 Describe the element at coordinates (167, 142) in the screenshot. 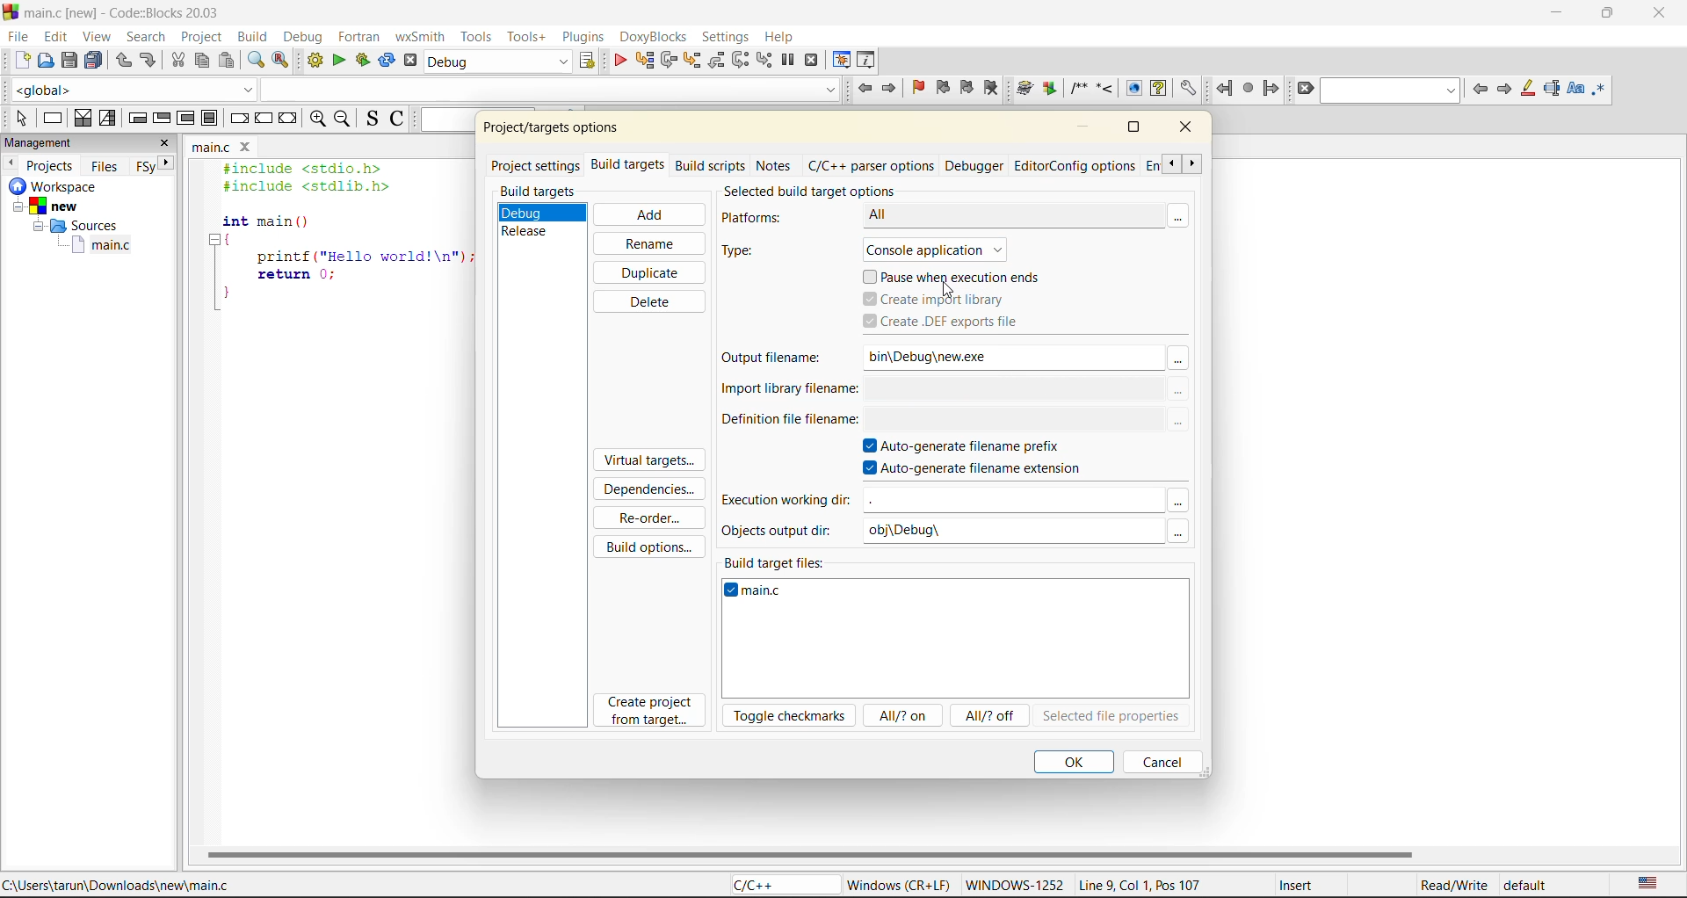

I see `close` at that location.